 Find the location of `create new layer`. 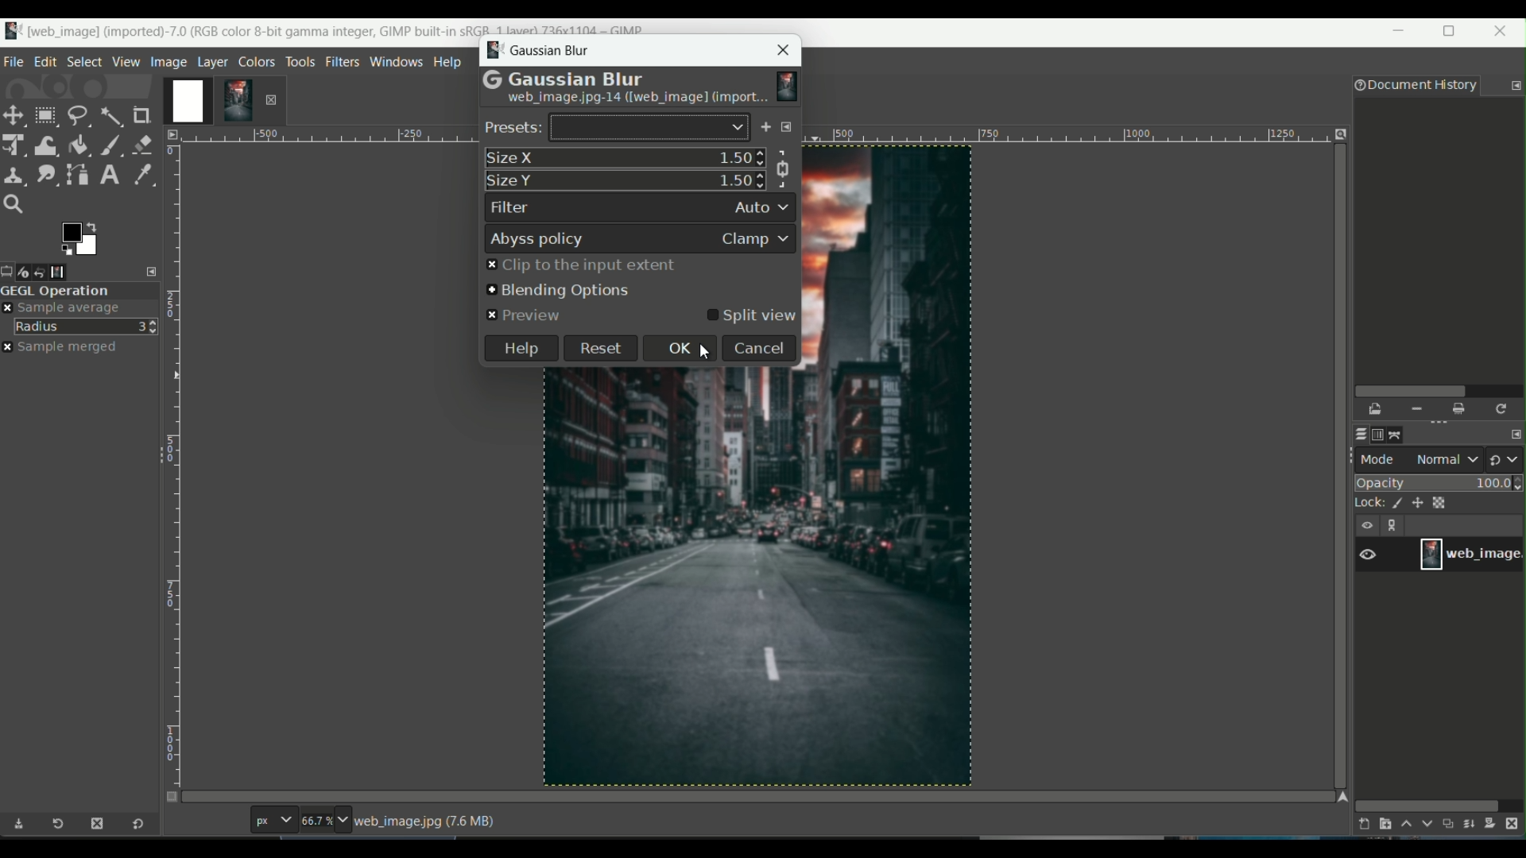

create new layer is located at coordinates (1361, 824).